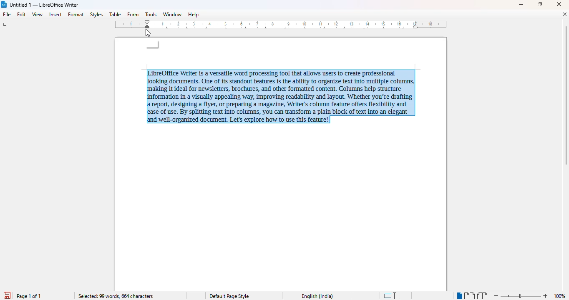 The width and height of the screenshot is (569, 300). Describe the element at coordinates (55, 15) in the screenshot. I see `insert` at that location.